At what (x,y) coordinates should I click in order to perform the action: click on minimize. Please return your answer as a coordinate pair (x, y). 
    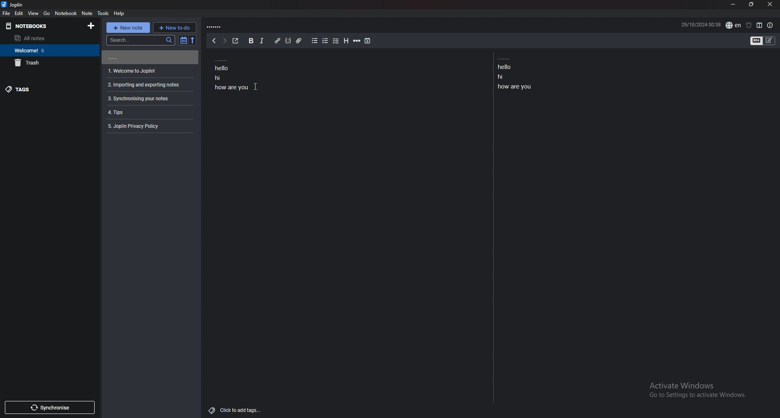
    Looking at the image, I should click on (734, 4).